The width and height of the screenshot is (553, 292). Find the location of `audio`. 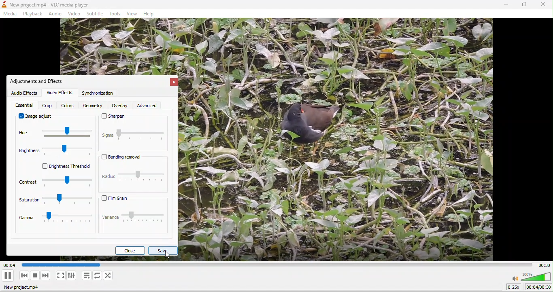

audio is located at coordinates (56, 14).